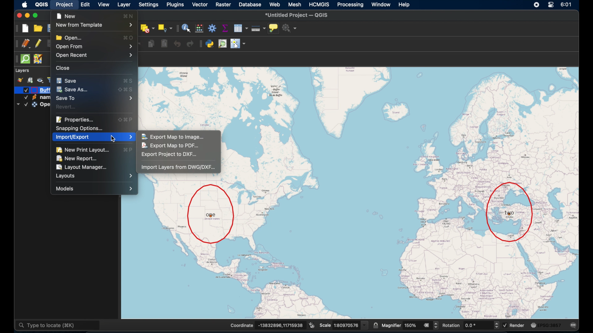 Image resolution: width=593 pixels, height=333 pixels. What do you see at coordinates (517, 325) in the screenshot?
I see `render` at bounding box center [517, 325].